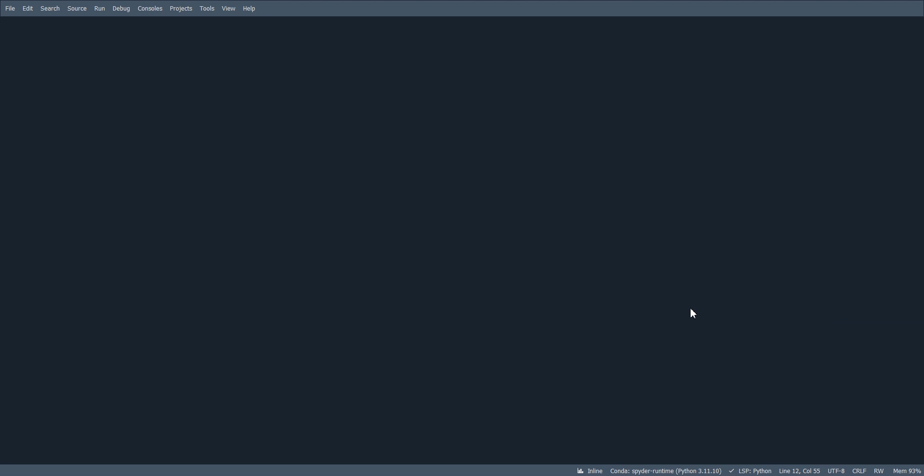  What do you see at coordinates (77, 9) in the screenshot?
I see `Source` at bounding box center [77, 9].